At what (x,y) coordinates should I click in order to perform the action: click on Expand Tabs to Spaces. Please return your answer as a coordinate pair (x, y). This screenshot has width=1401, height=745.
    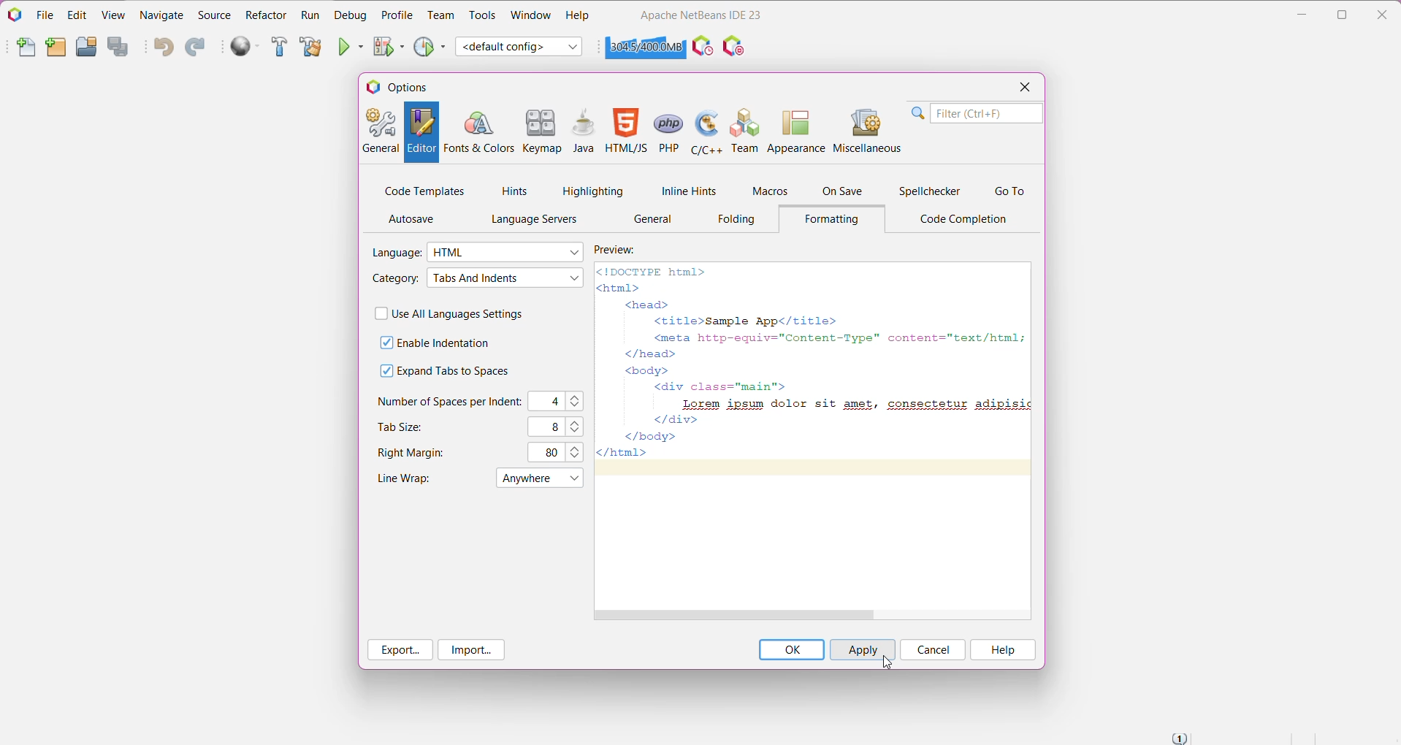
    Looking at the image, I should click on (457, 371).